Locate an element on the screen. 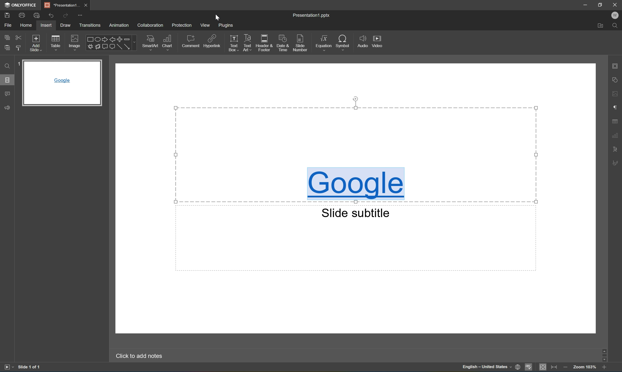 This screenshot has width=622, height=372. Save is located at coordinates (7, 15).